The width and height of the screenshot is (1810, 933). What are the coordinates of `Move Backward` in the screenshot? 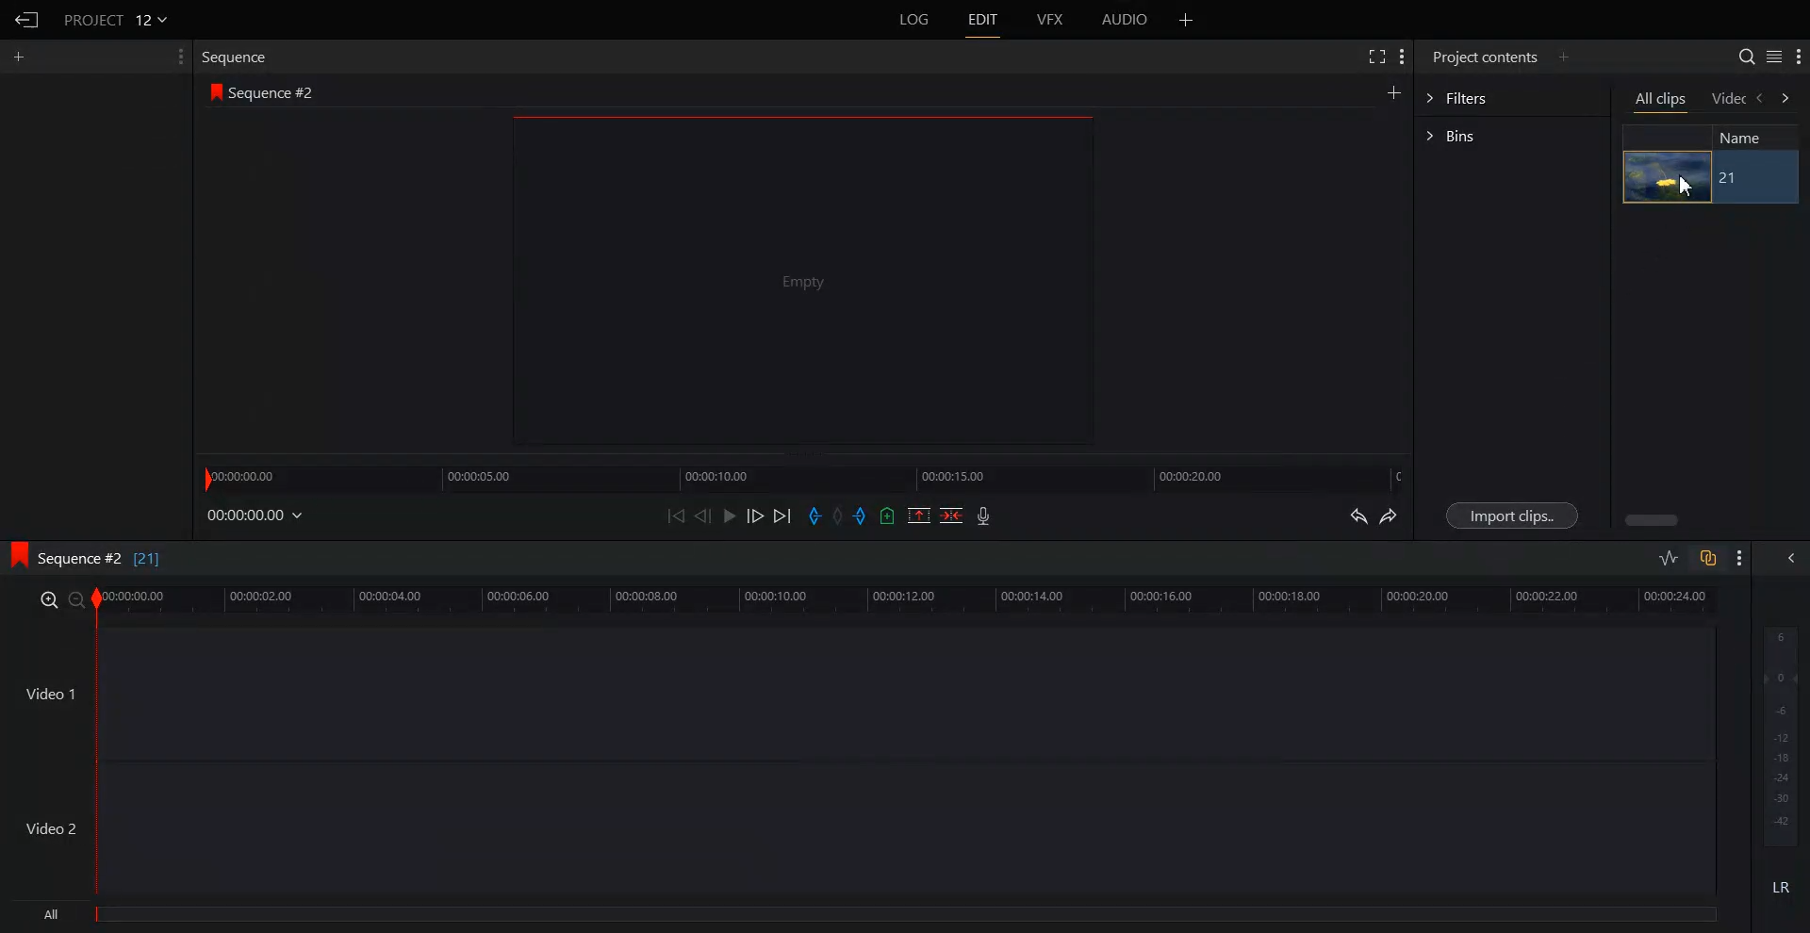 It's located at (676, 515).